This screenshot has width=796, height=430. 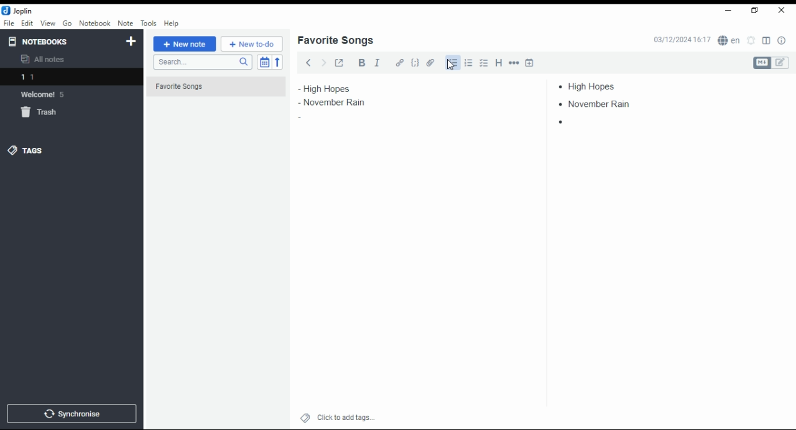 What do you see at coordinates (756, 11) in the screenshot?
I see `restore` at bounding box center [756, 11].